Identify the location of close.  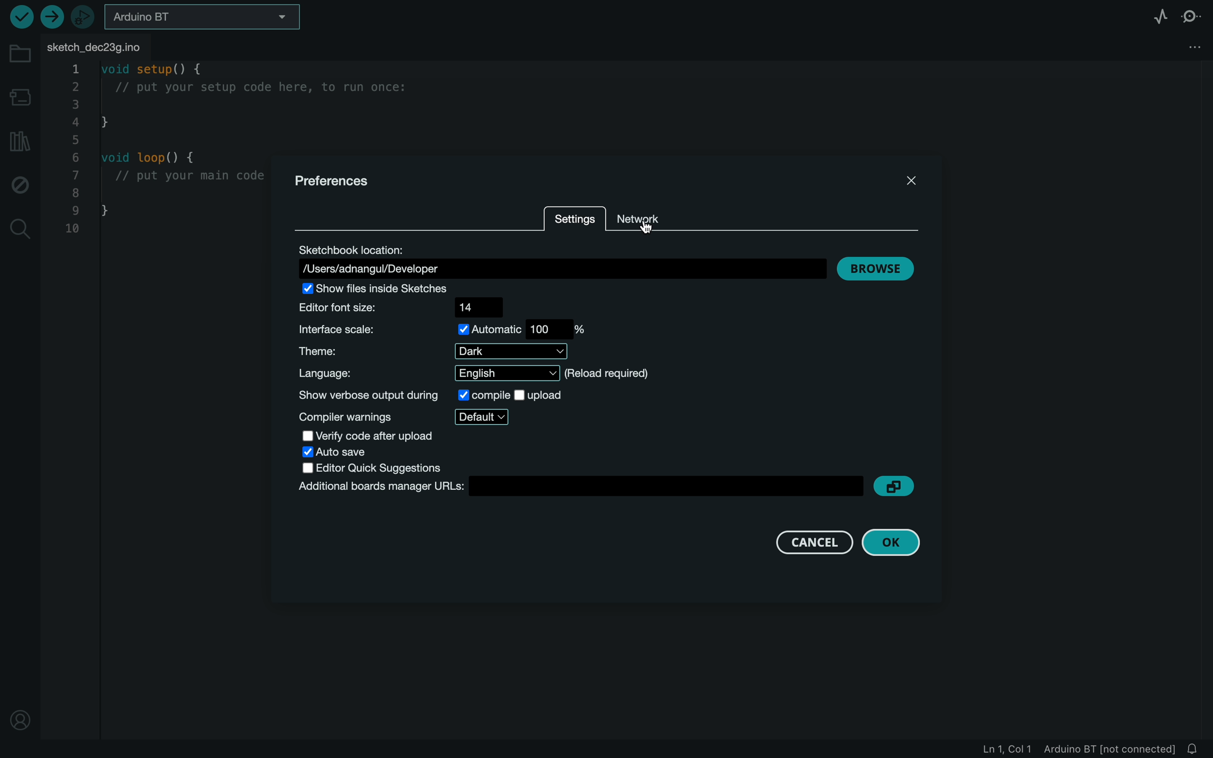
(896, 177).